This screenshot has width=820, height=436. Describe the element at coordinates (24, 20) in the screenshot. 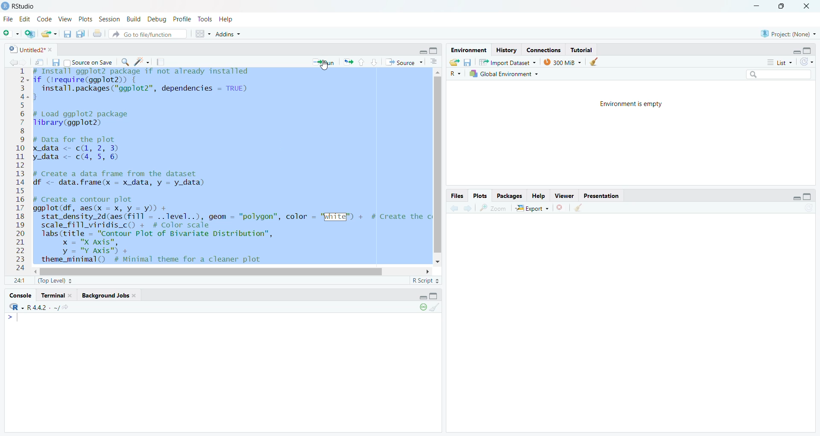

I see `Edit` at that location.